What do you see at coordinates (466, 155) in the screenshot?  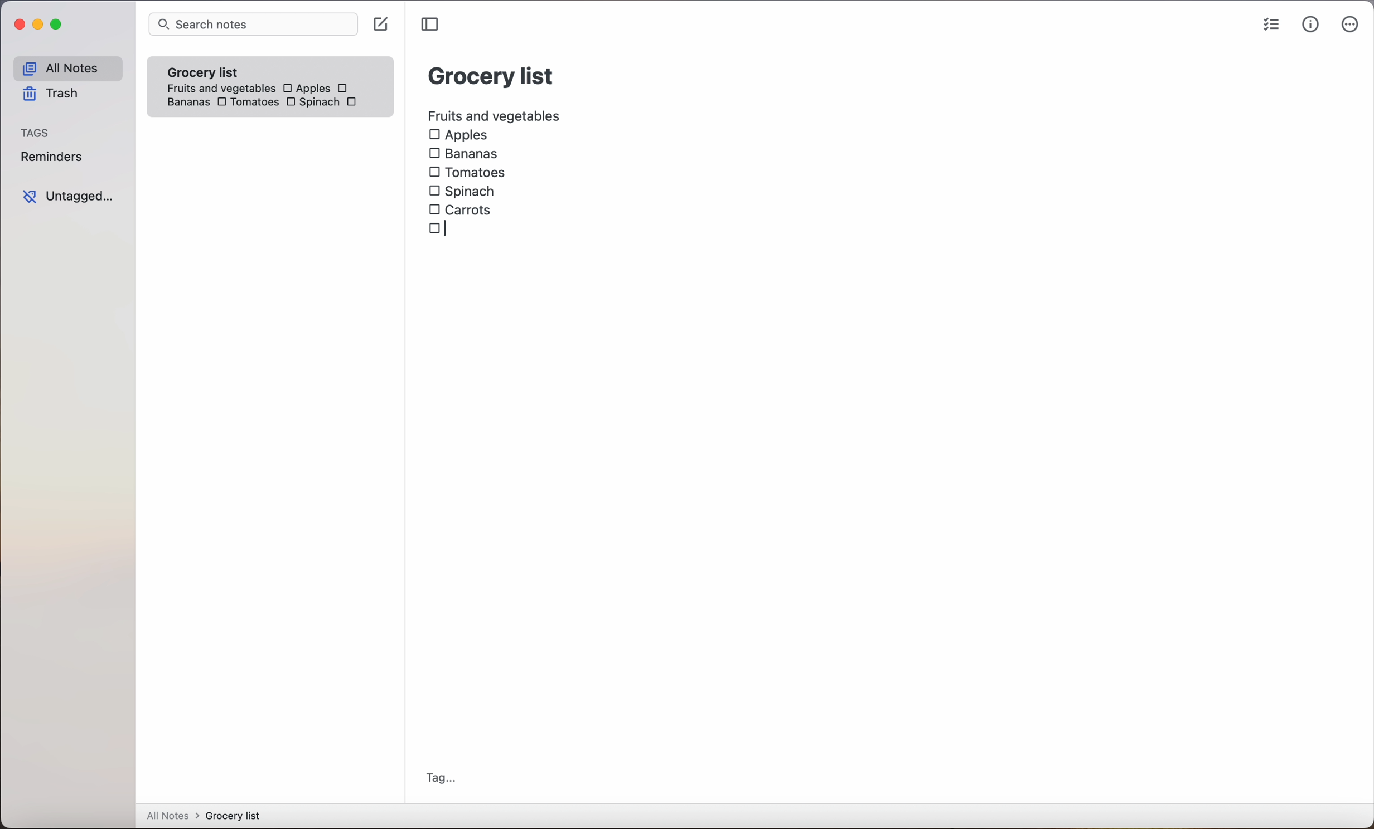 I see `Bananas checkbox` at bounding box center [466, 155].